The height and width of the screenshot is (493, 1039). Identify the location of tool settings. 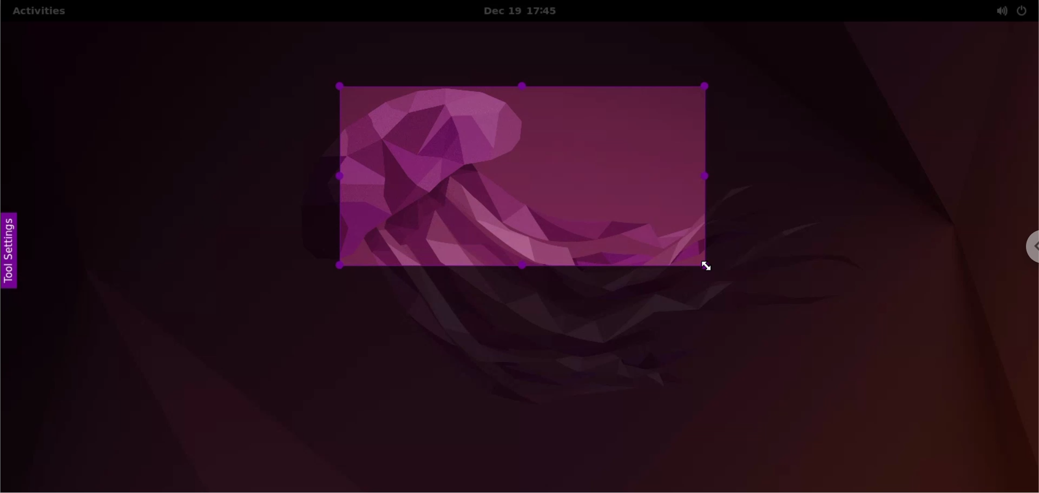
(15, 255).